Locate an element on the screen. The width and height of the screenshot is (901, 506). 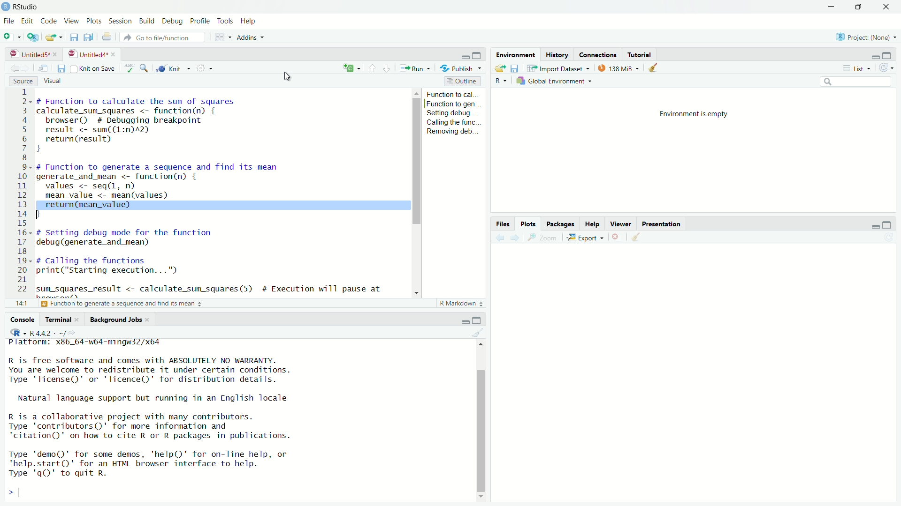
connections is located at coordinates (597, 54).